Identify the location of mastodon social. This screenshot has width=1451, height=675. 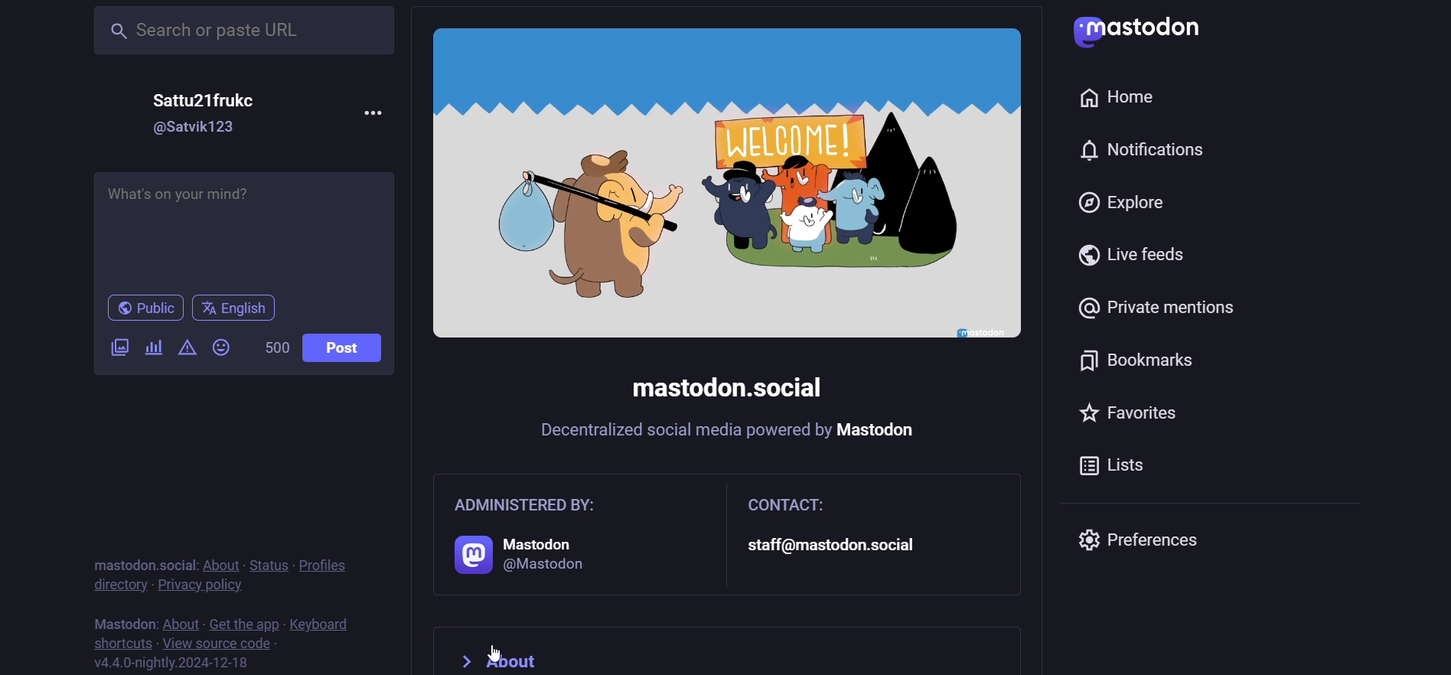
(137, 564).